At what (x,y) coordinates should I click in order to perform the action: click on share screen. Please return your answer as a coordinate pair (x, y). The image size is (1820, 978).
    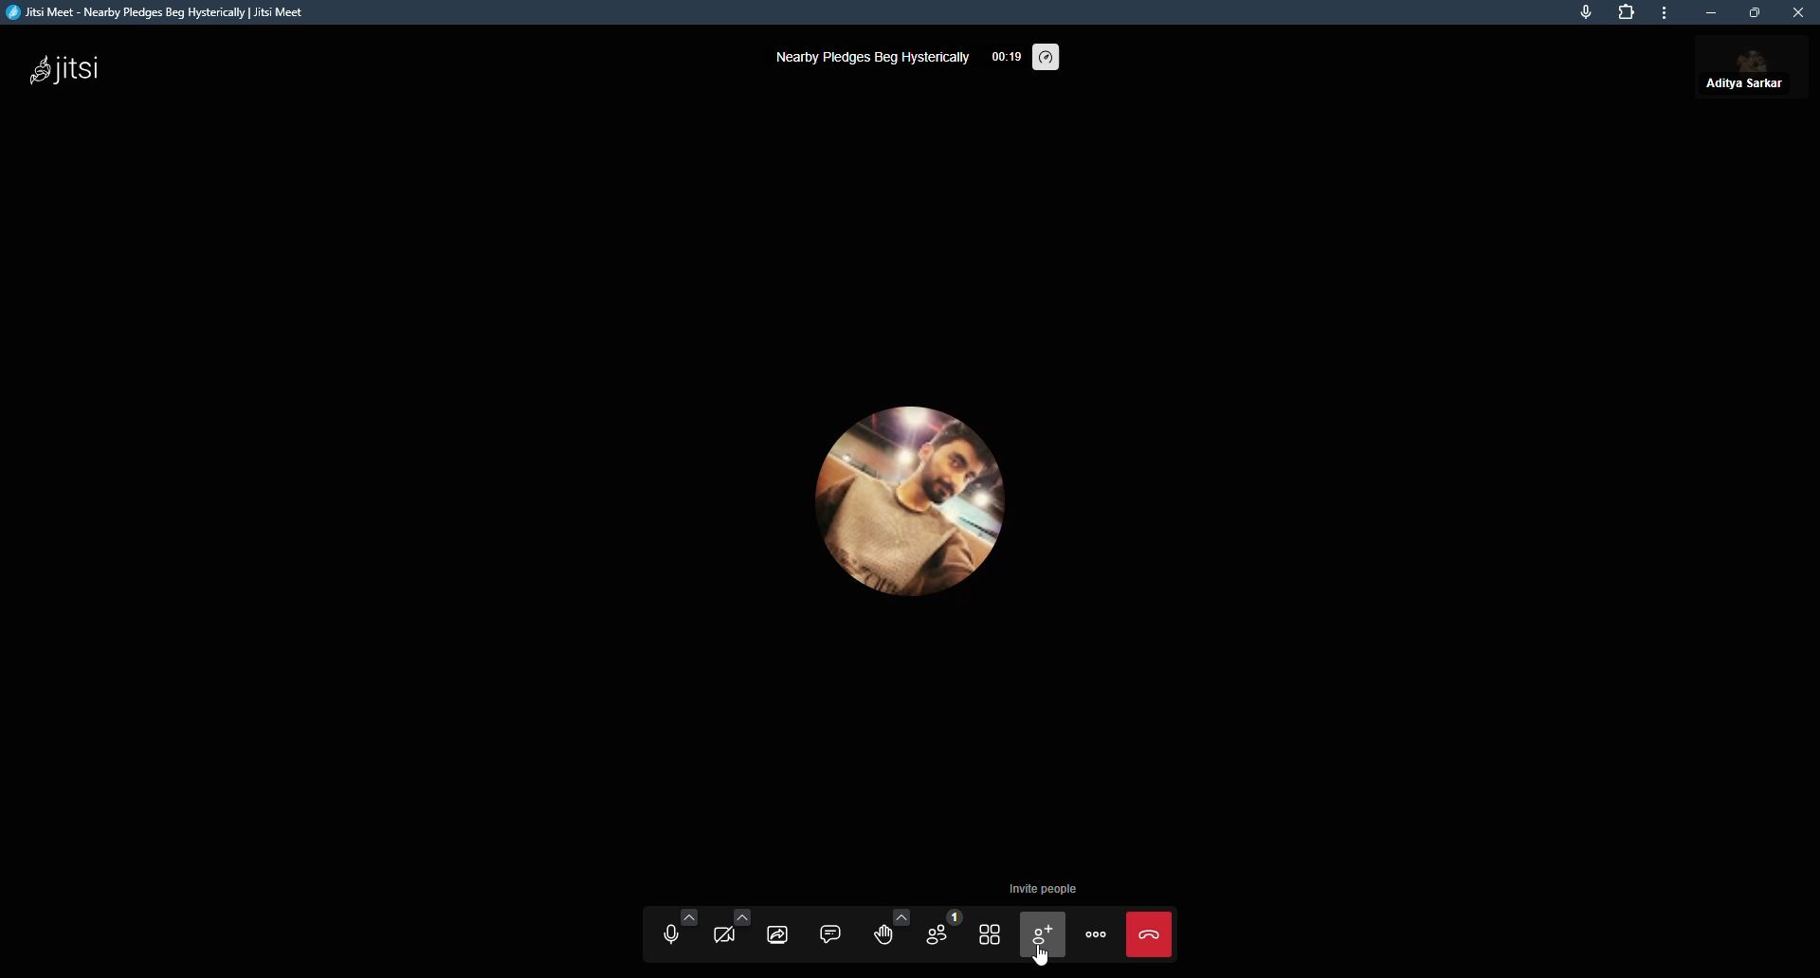
    Looking at the image, I should click on (775, 933).